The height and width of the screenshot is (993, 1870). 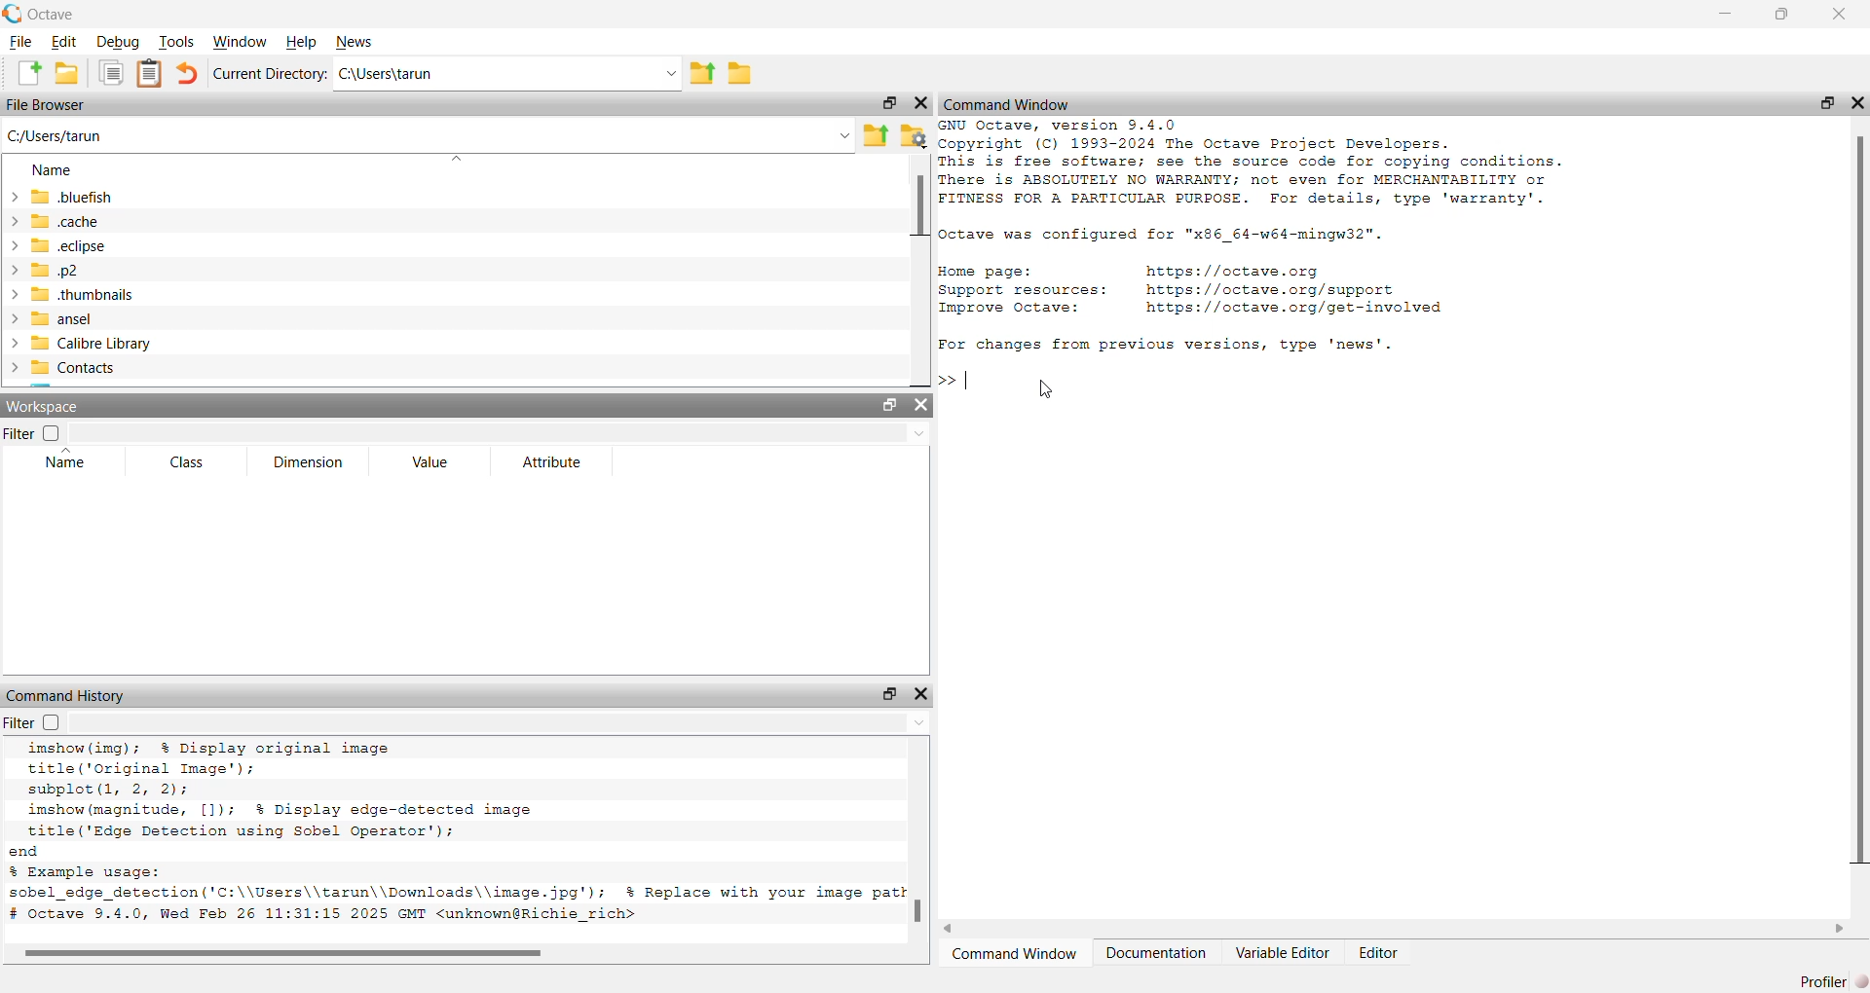 What do you see at coordinates (68, 465) in the screenshot?
I see `Name` at bounding box center [68, 465].